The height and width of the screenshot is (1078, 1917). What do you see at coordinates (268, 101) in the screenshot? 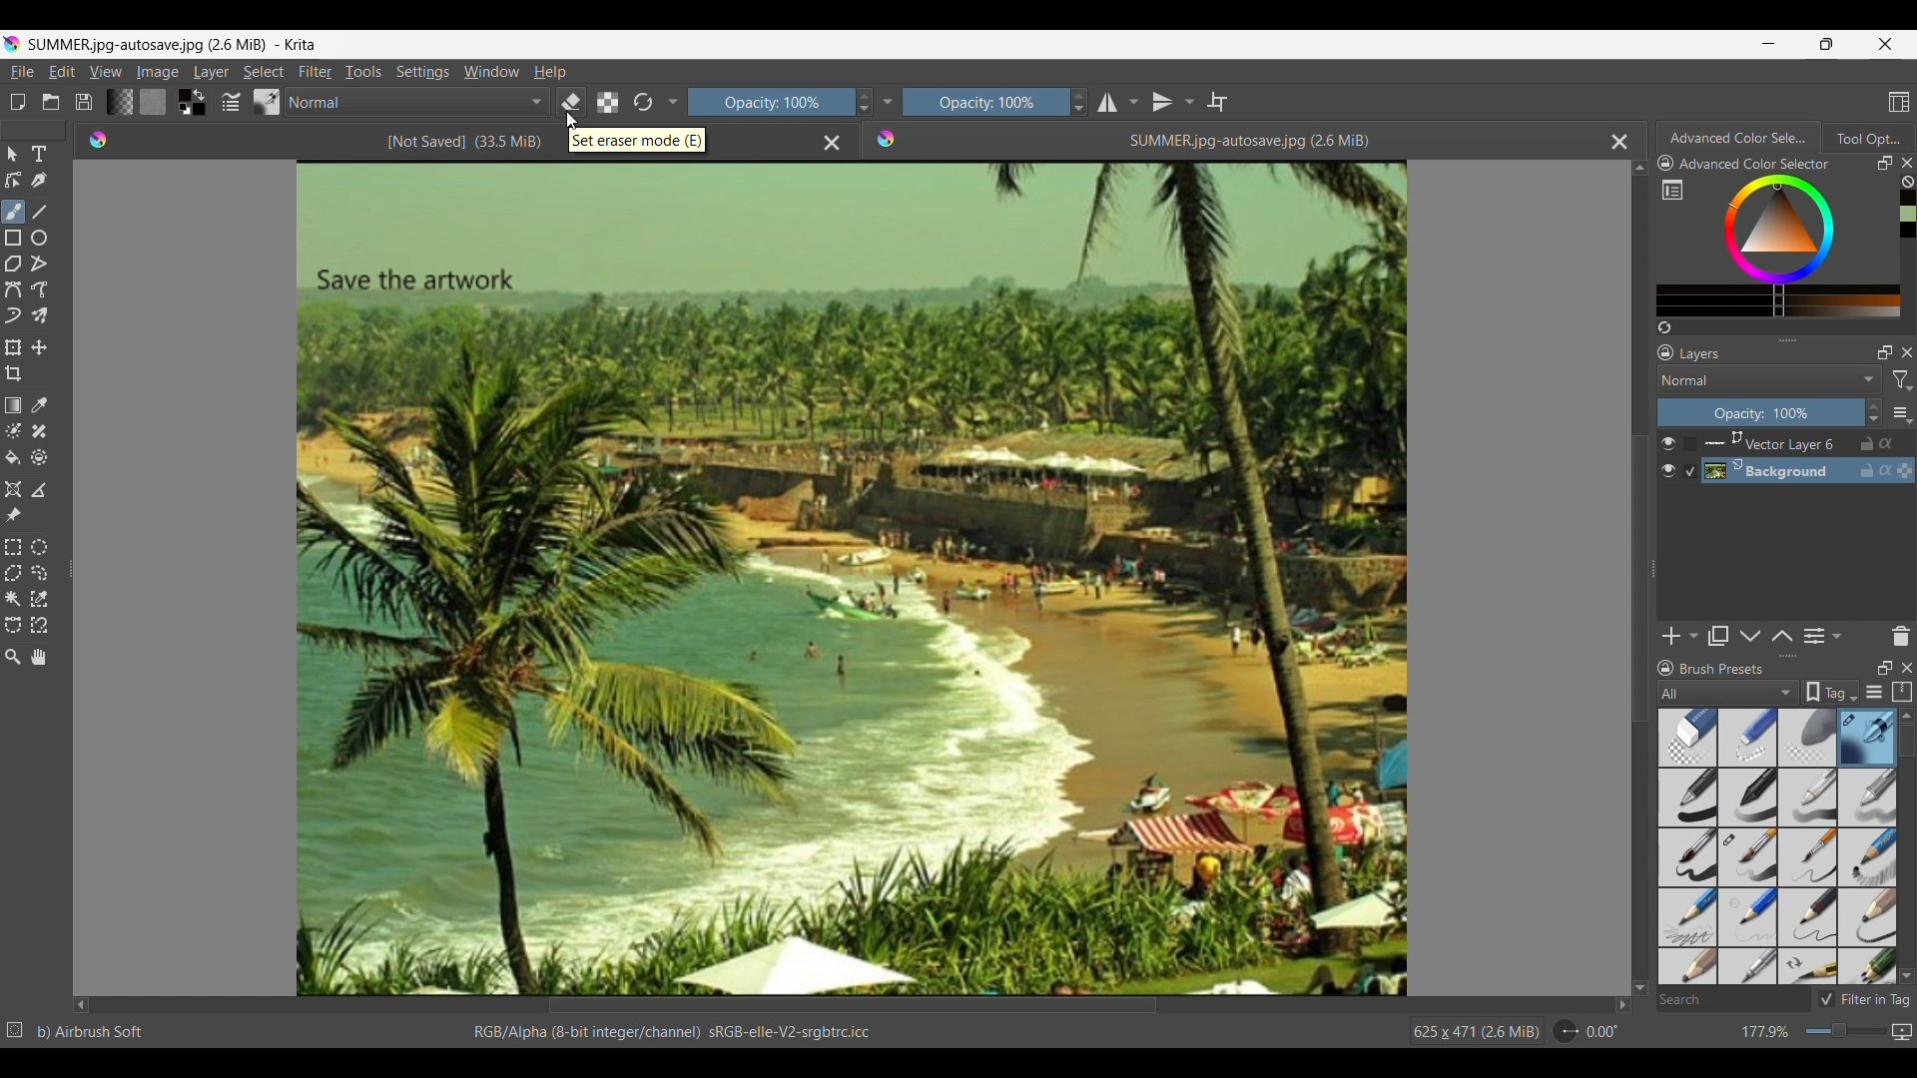
I see `Choose brush preset` at bounding box center [268, 101].